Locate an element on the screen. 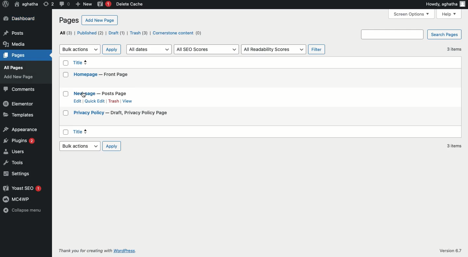 This screenshot has width=468, height=257. Apply is located at coordinates (111, 49).